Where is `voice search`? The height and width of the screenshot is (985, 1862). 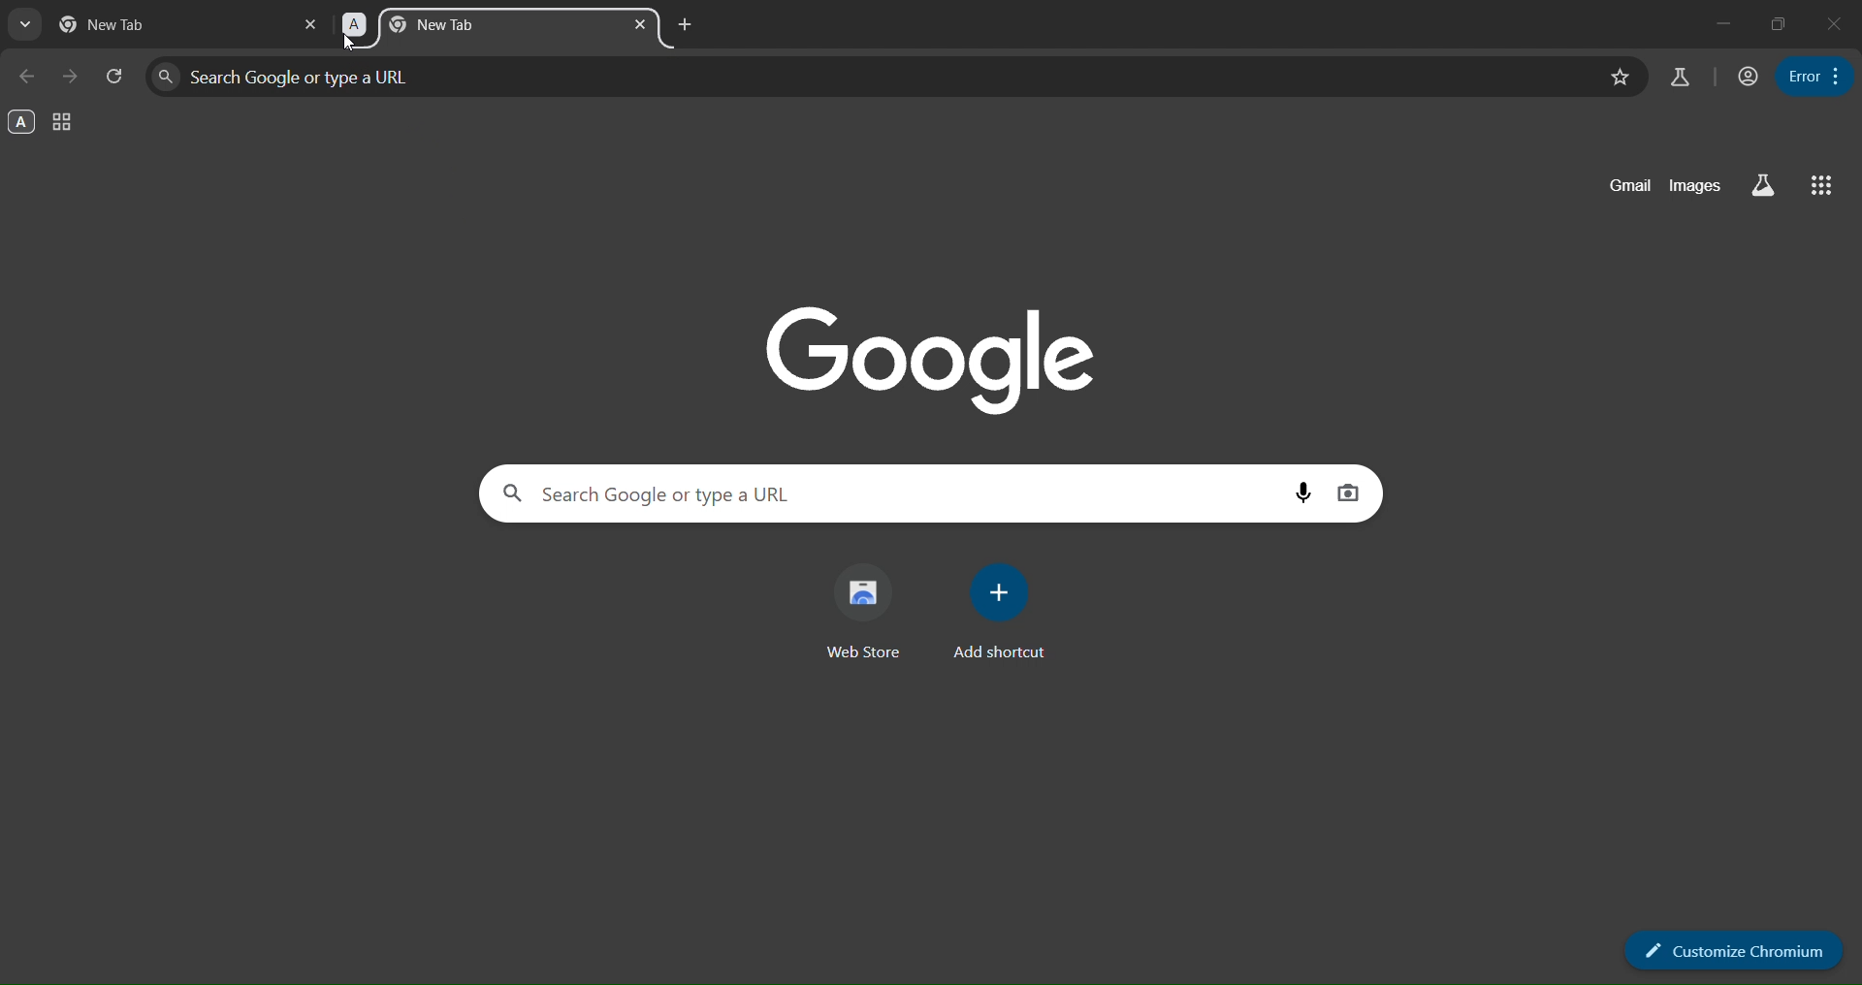 voice search is located at coordinates (1303, 492).